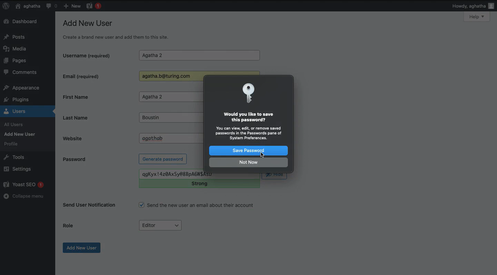  I want to click on plugins, so click(20, 100).